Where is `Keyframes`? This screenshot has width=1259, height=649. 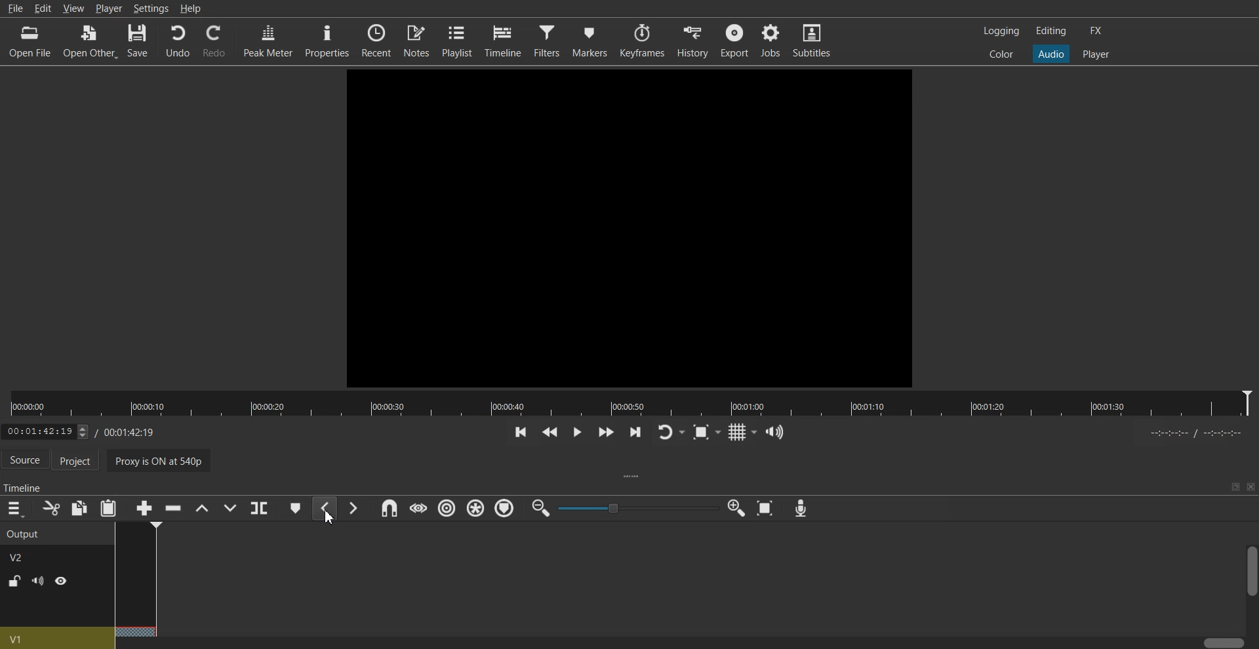
Keyframes is located at coordinates (643, 40).